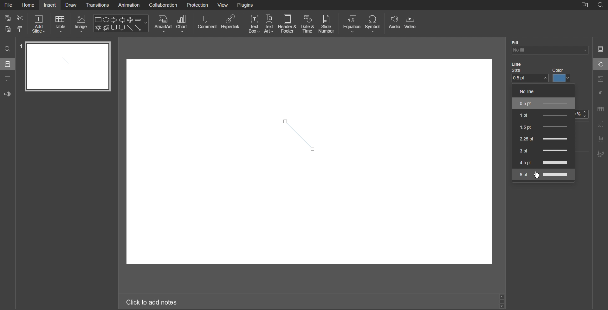 Image resolution: width=608 pixels, height=310 pixels. What do you see at coordinates (542, 137) in the screenshot?
I see `2.25 pt` at bounding box center [542, 137].